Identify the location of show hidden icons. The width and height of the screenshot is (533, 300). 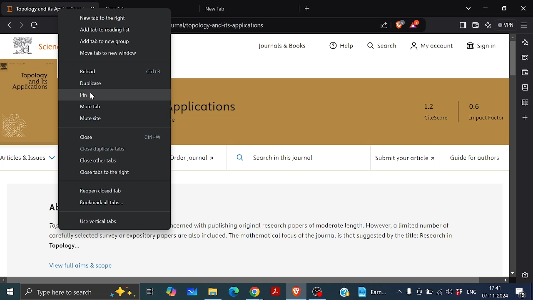
(399, 292).